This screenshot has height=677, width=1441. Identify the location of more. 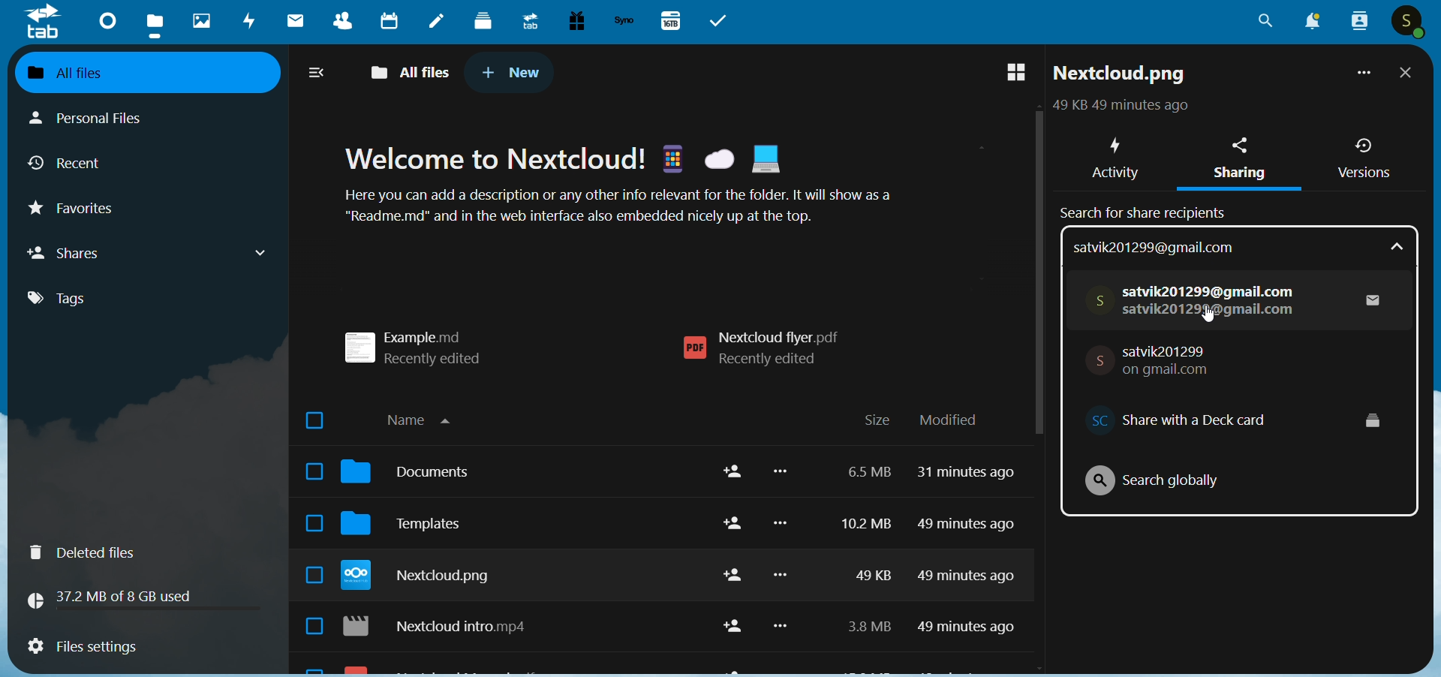
(1361, 76).